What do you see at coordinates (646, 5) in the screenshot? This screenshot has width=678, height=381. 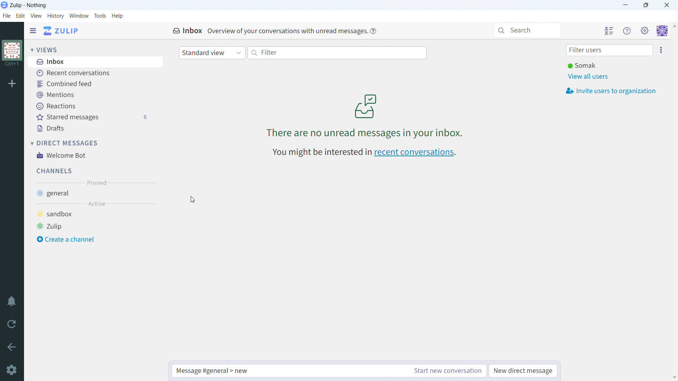 I see `maximize` at bounding box center [646, 5].